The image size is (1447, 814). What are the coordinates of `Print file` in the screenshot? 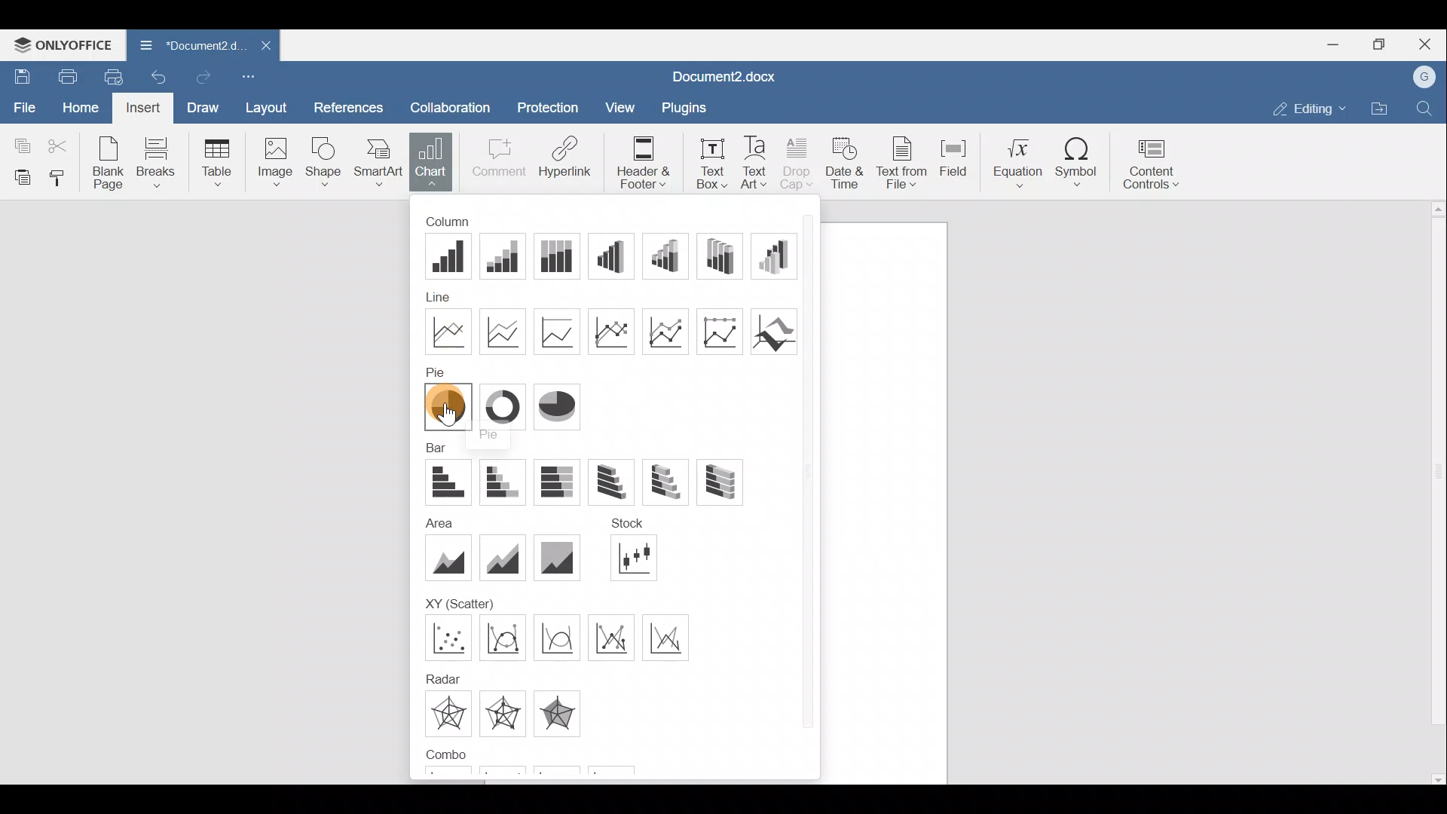 It's located at (66, 75).